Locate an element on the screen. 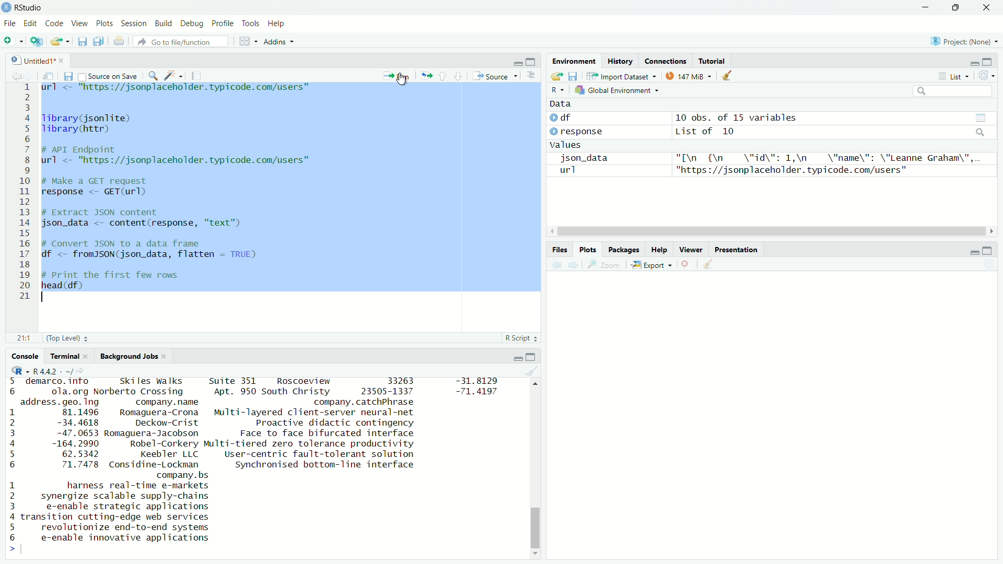 Image resolution: width=1003 pixels, height=564 pixels. Search is located at coordinates (953, 92).